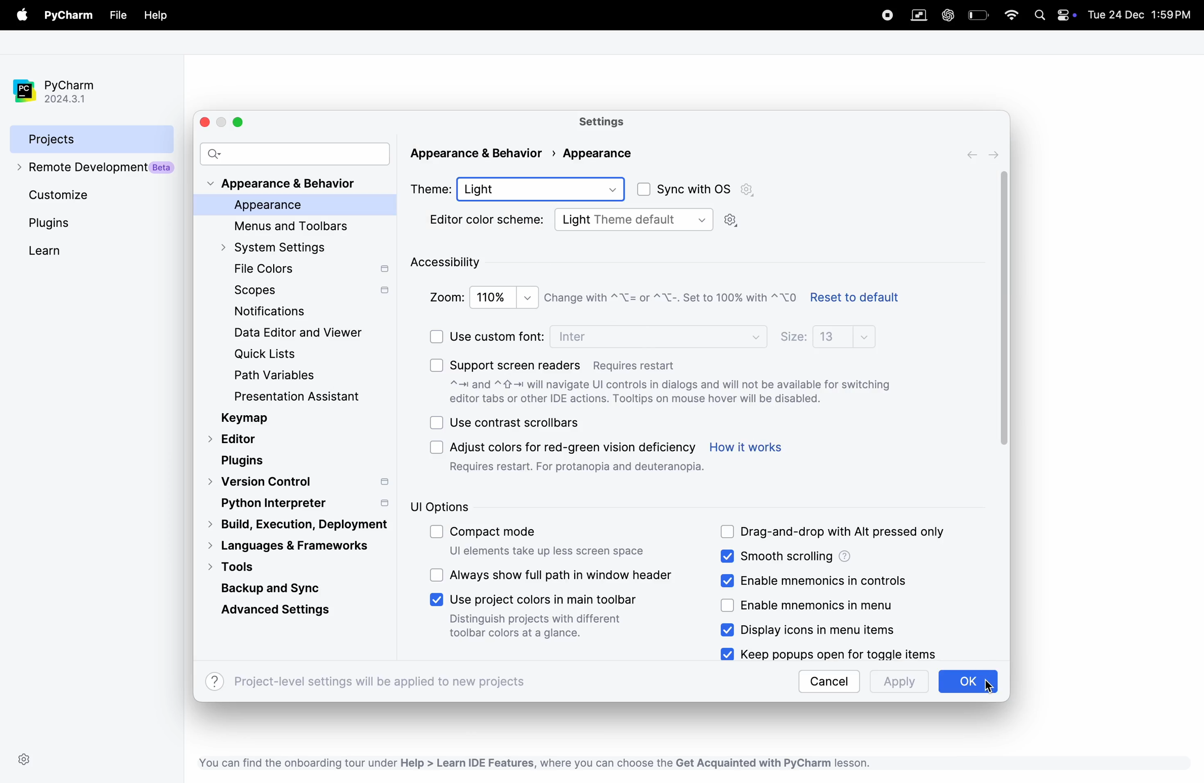  What do you see at coordinates (436, 574) in the screenshot?
I see `check boxes` at bounding box center [436, 574].